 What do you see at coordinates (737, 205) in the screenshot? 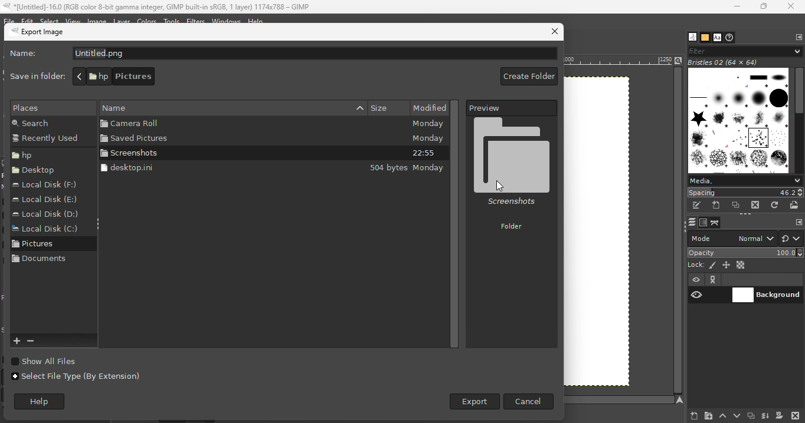
I see `Duplicate this brush` at bounding box center [737, 205].